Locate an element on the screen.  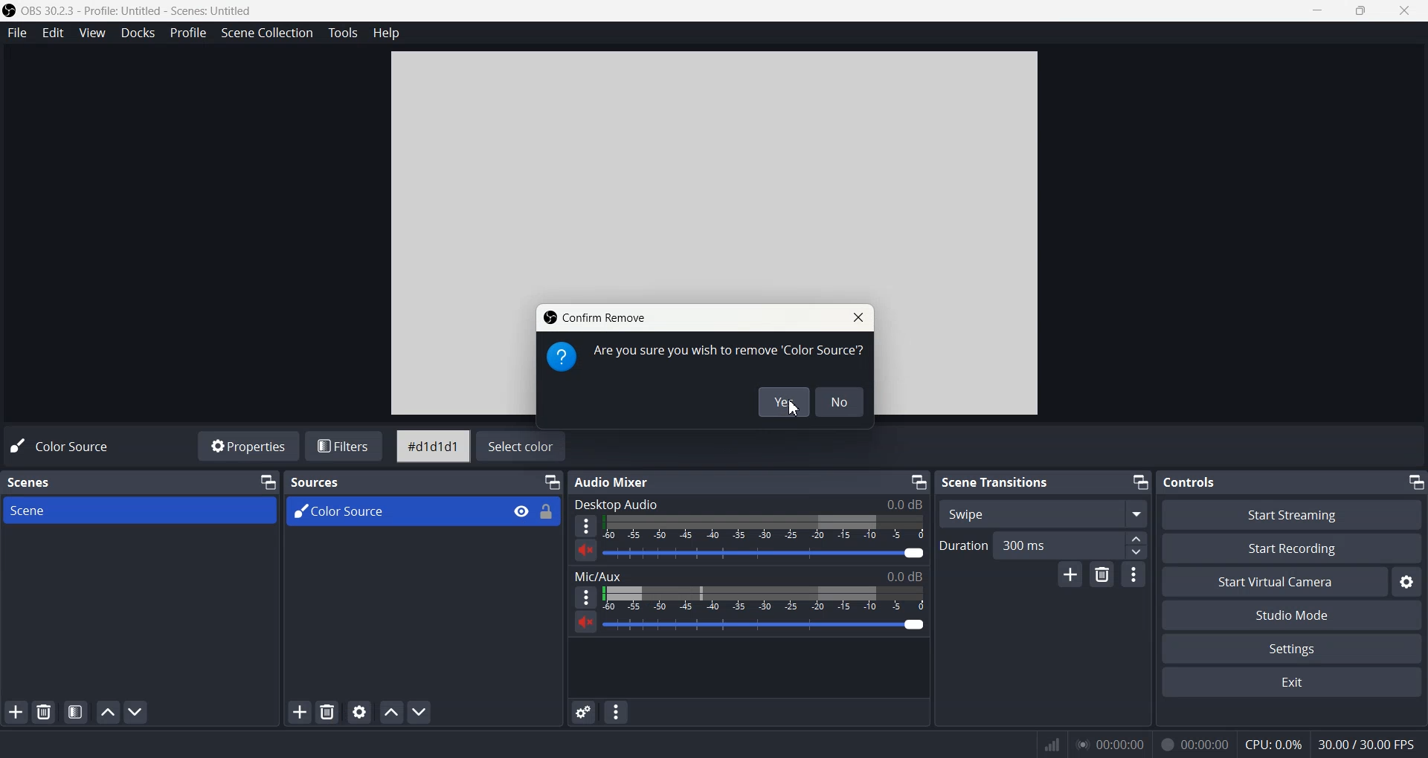
Add Source is located at coordinates (300, 712).